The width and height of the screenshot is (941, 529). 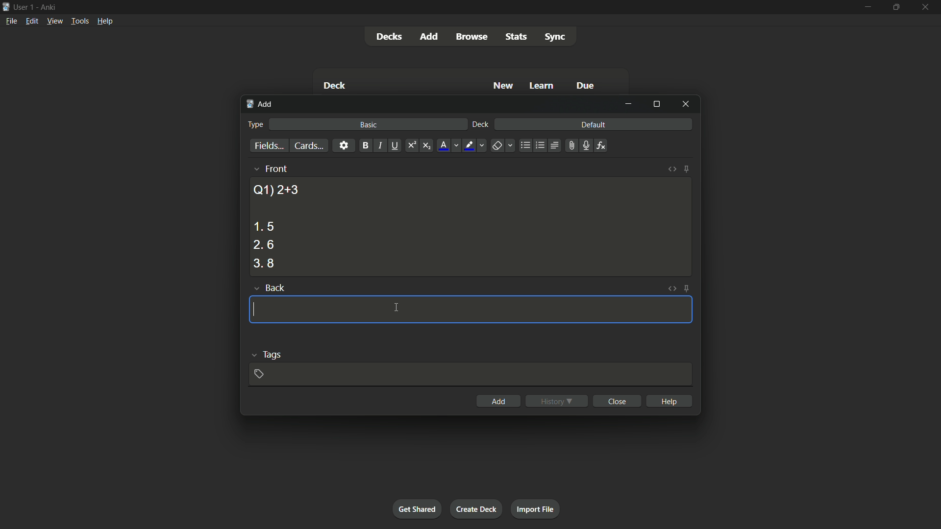 What do you see at coordinates (308, 146) in the screenshot?
I see `cards` at bounding box center [308, 146].